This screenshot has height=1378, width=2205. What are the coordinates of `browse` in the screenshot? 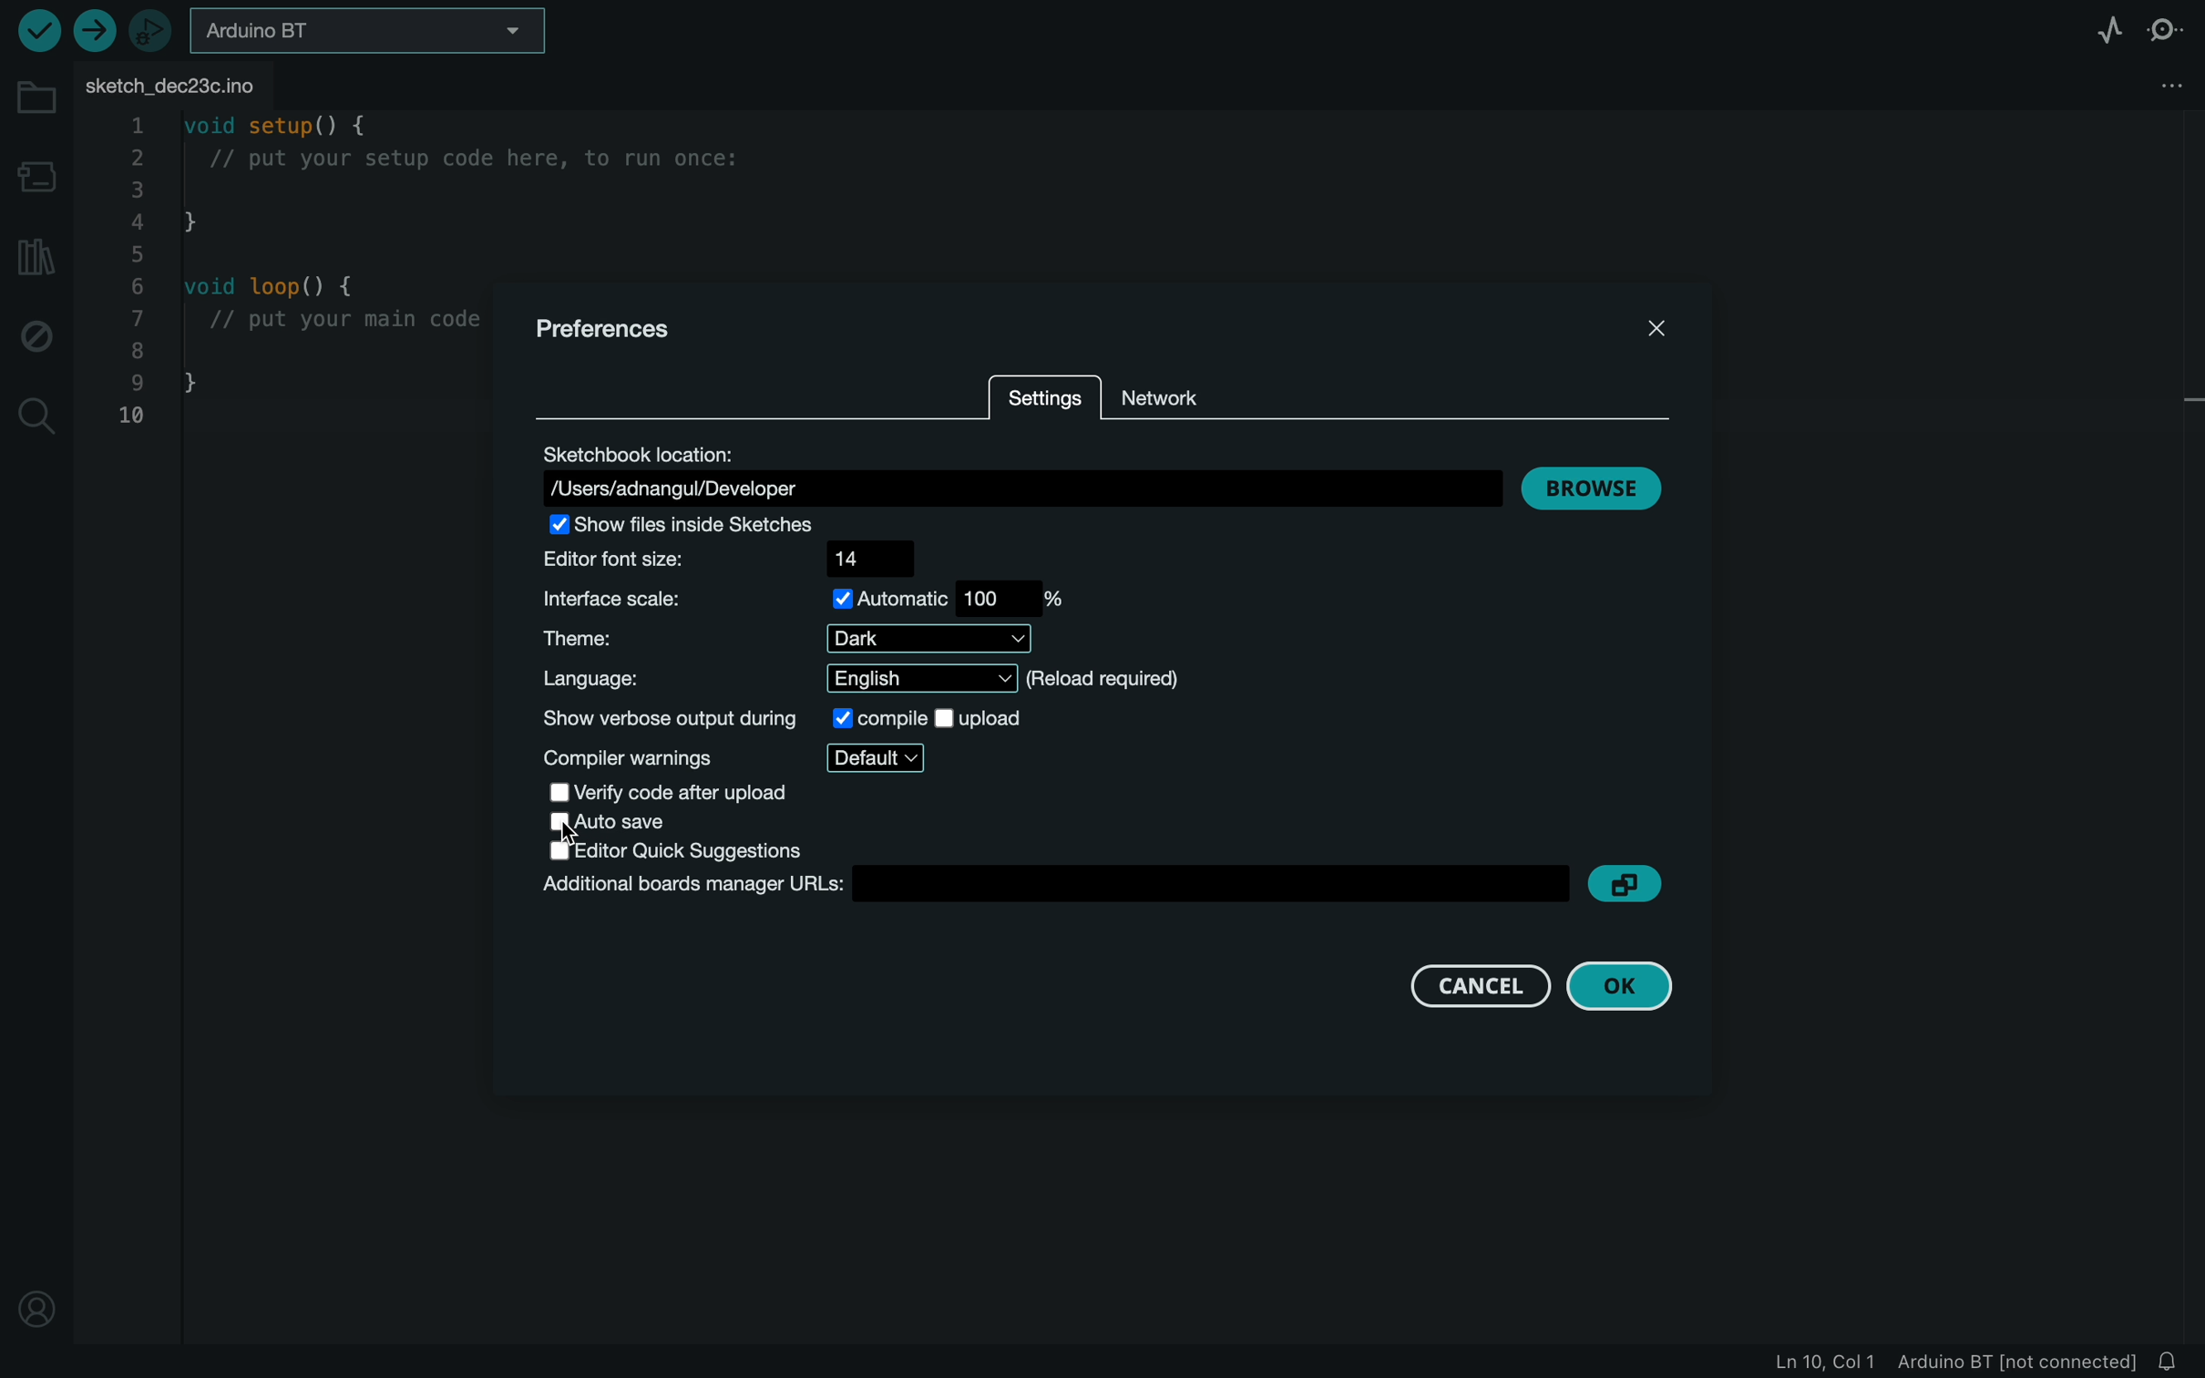 It's located at (1592, 489).